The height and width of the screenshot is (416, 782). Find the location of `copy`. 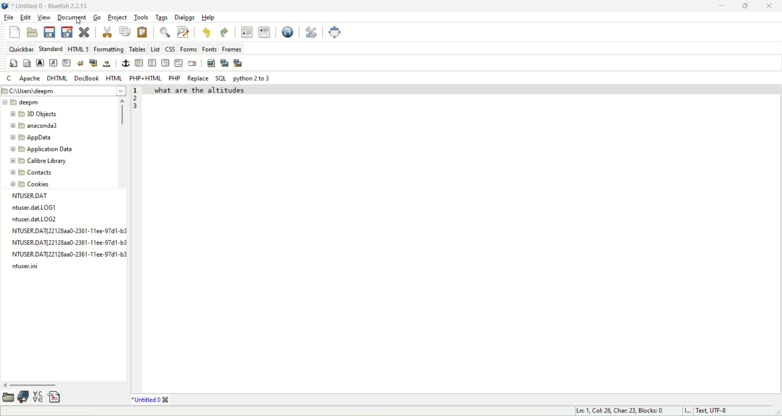

copy is located at coordinates (126, 31).